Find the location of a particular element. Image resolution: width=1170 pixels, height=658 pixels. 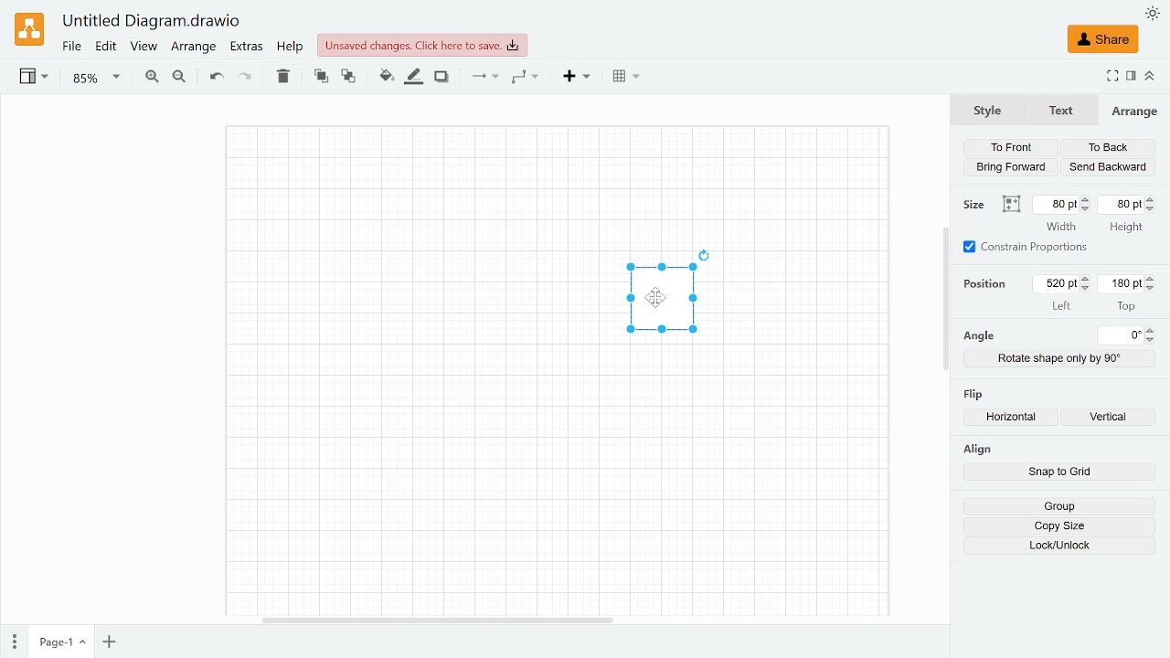

Edit is located at coordinates (107, 47).